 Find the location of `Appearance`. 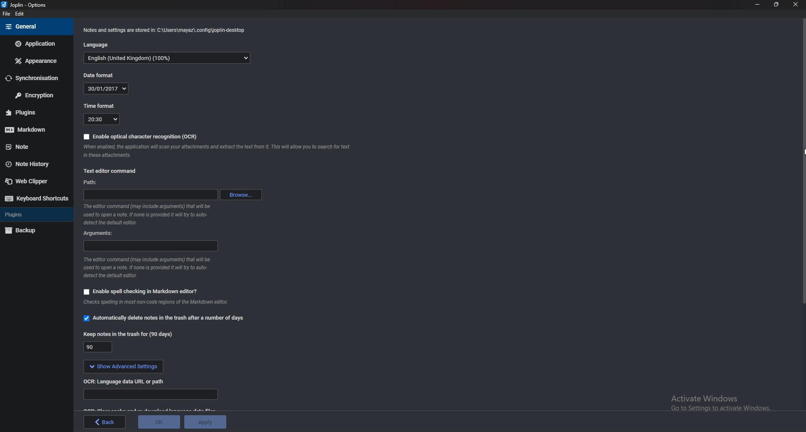

Appearance is located at coordinates (34, 61).